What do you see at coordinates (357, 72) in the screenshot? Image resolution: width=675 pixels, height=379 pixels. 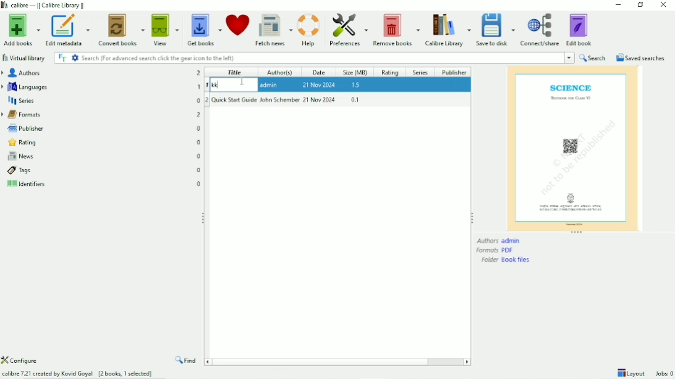 I see `Size` at bounding box center [357, 72].